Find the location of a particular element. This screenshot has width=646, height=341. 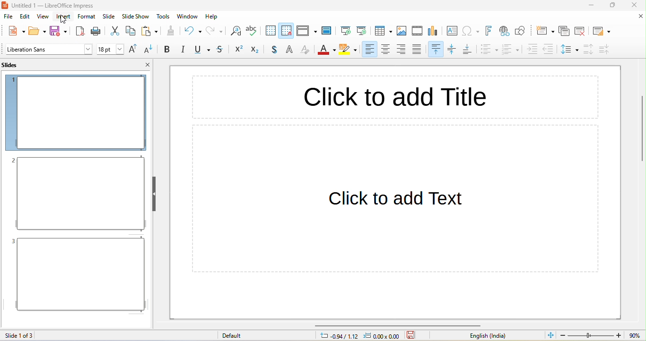

window is located at coordinates (188, 16).